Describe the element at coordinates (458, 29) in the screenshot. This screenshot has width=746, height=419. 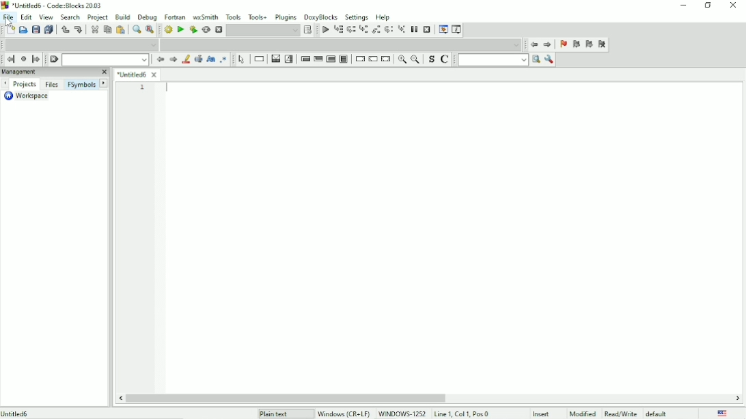
I see `Various info` at that location.